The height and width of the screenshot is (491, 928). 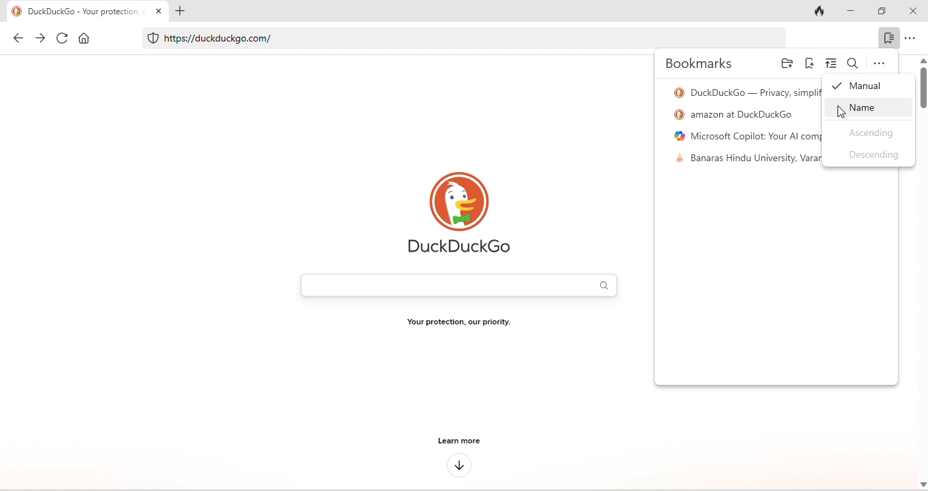 I want to click on back, so click(x=18, y=37).